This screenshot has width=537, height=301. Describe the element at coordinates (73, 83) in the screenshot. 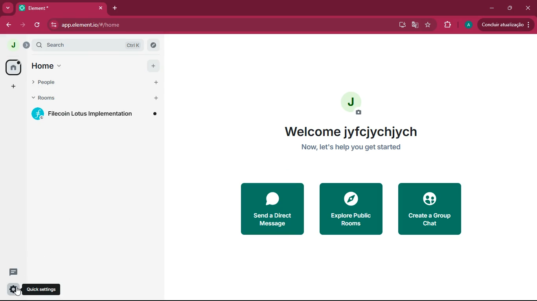

I see `people` at that location.